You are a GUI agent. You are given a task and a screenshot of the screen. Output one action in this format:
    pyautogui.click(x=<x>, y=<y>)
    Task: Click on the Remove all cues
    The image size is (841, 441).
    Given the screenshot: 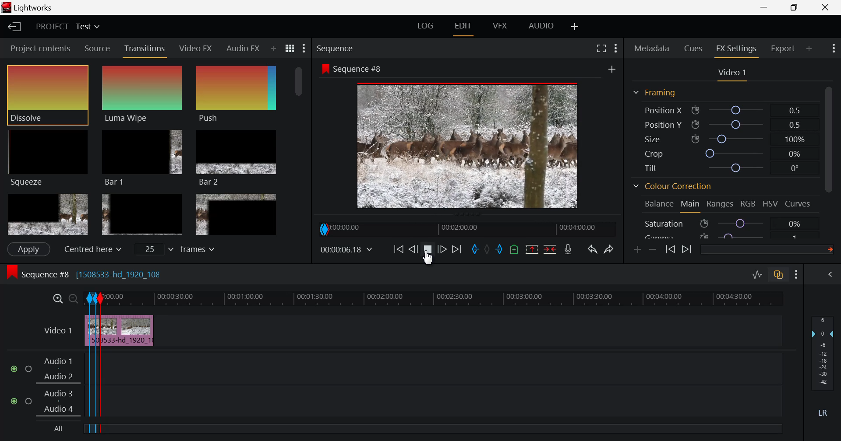 What is the action you would take?
    pyautogui.click(x=513, y=249)
    